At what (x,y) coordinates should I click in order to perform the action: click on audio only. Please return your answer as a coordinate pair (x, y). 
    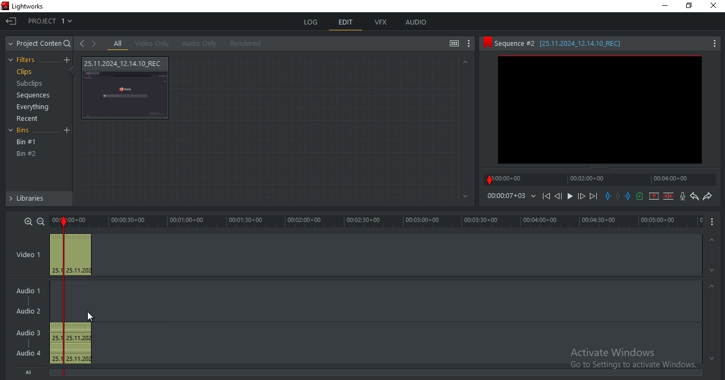
    Looking at the image, I should click on (197, 44).